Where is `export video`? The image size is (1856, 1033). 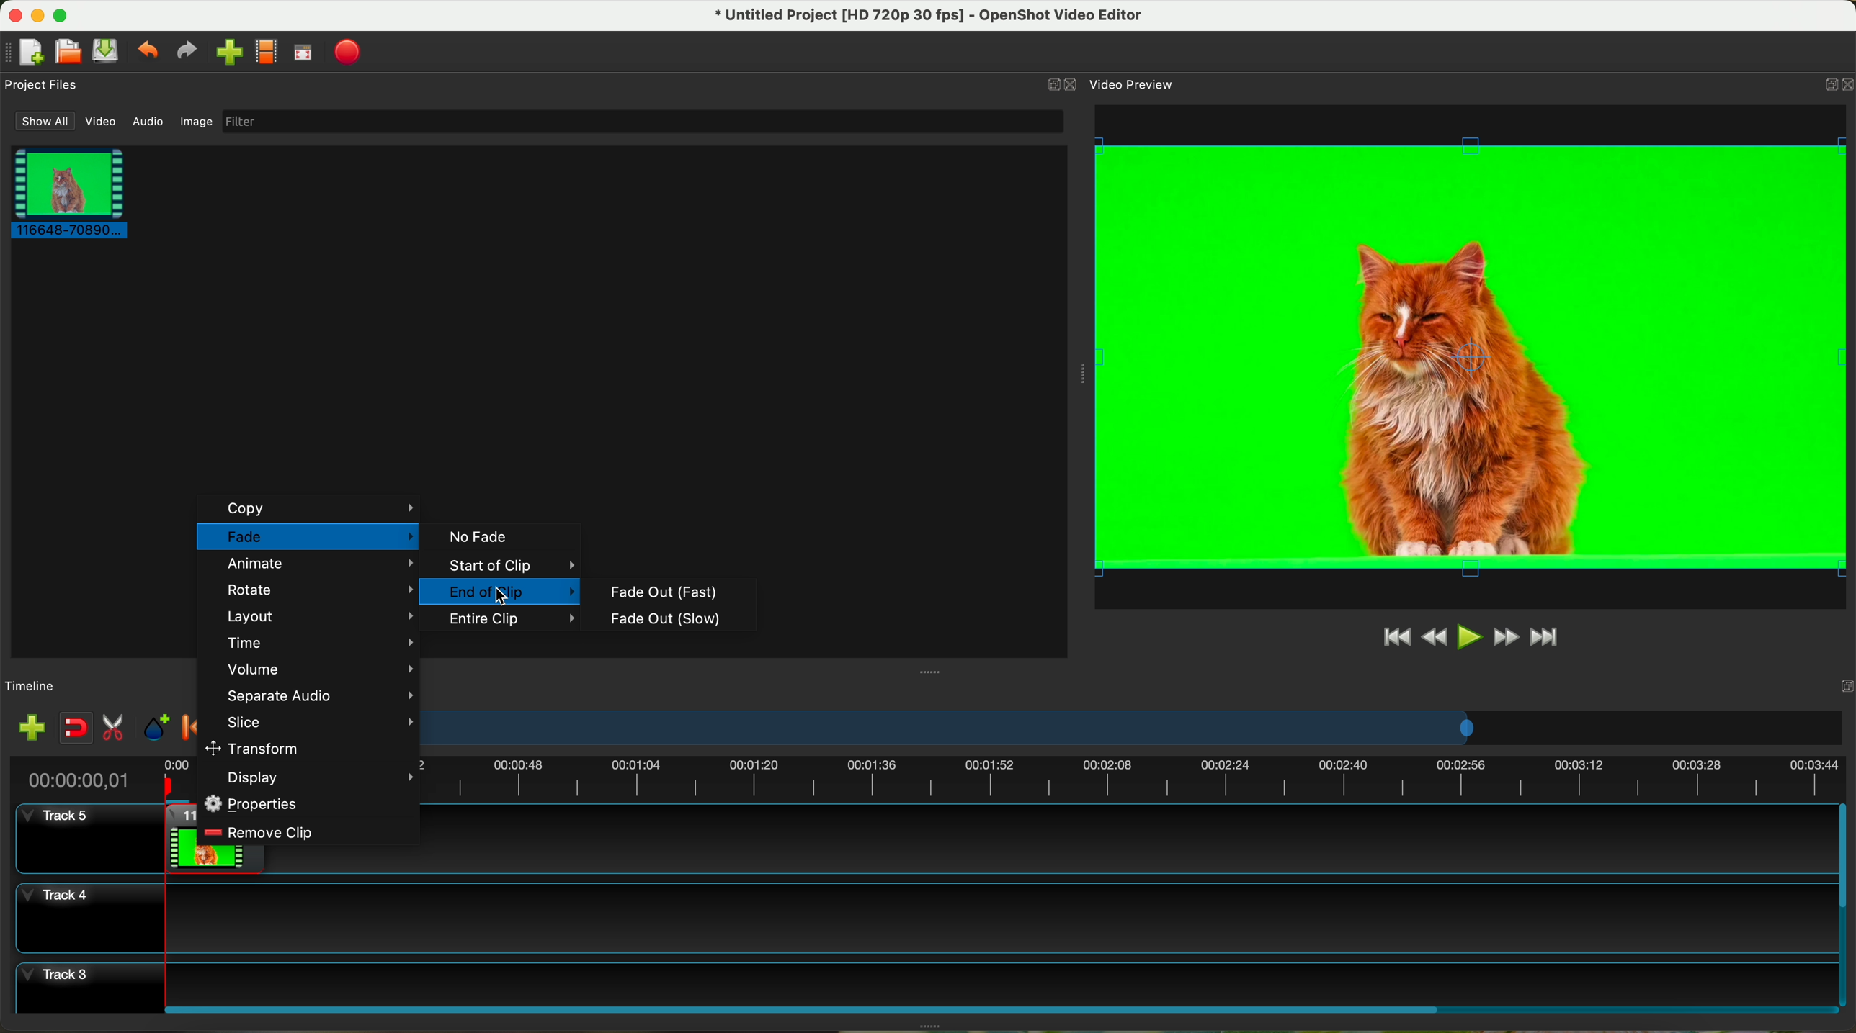
export video is located at coordinates (347, 53).